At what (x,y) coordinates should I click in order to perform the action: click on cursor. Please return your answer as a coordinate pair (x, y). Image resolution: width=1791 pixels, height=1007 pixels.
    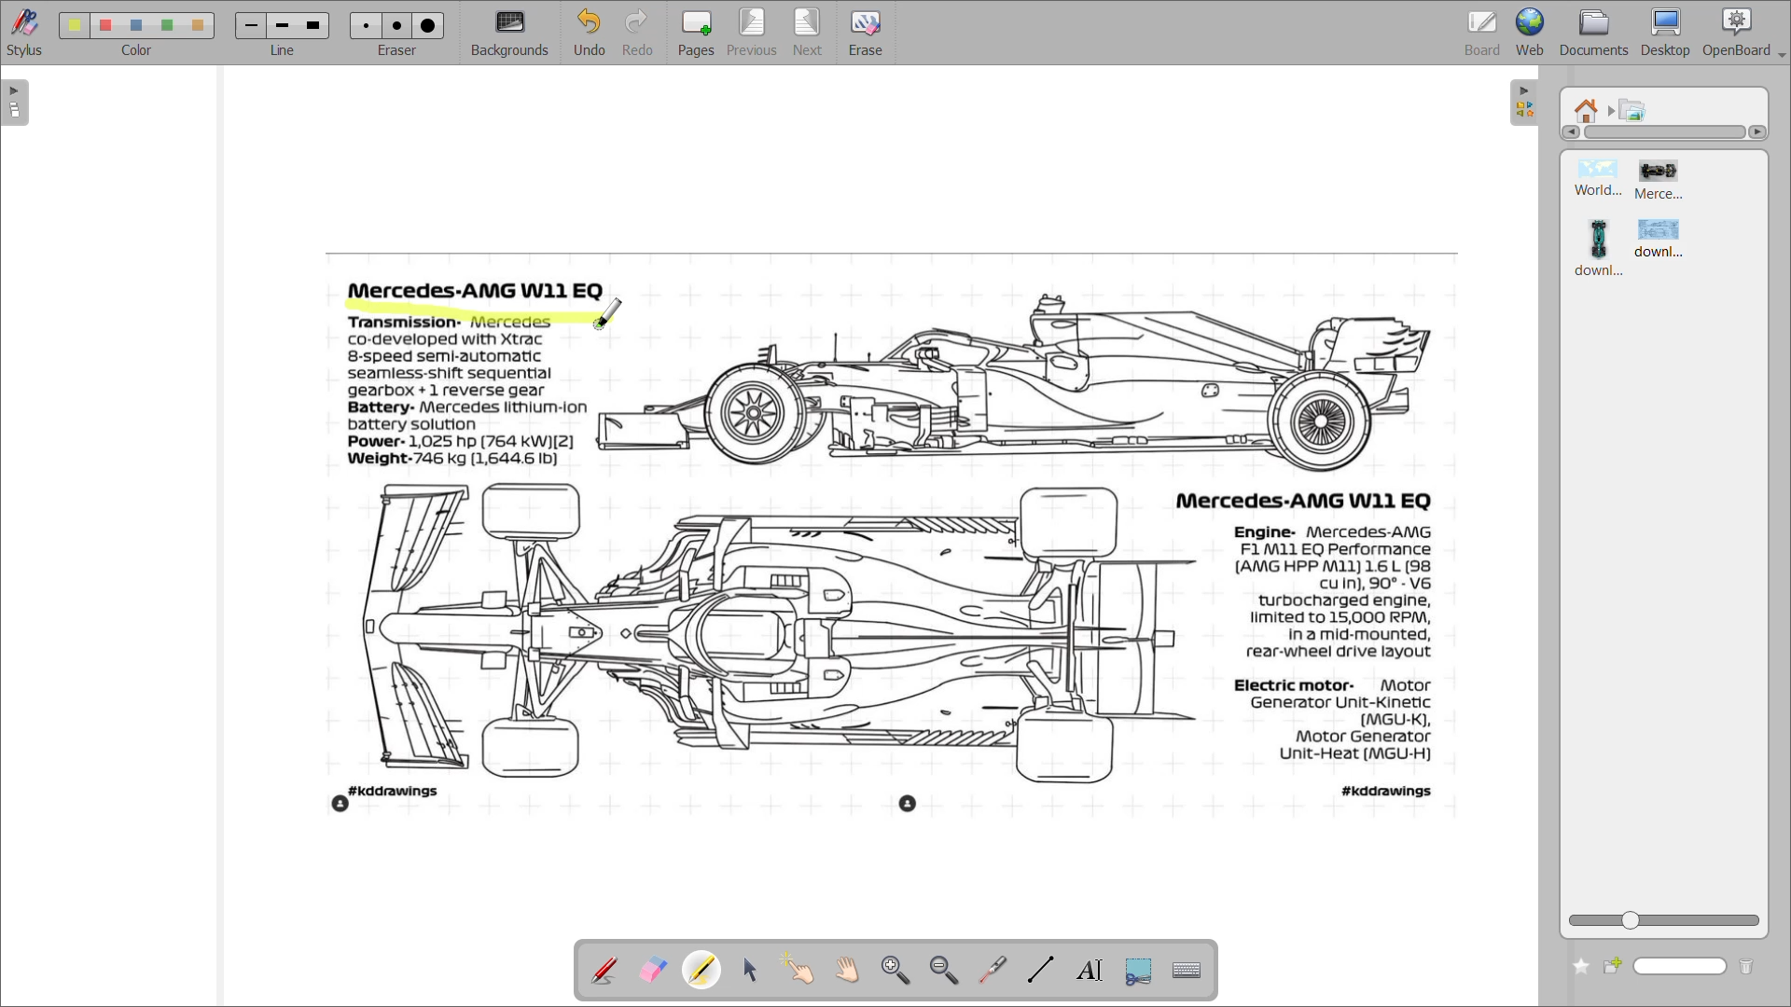
    Looking at the image, I should click on (610, 315).